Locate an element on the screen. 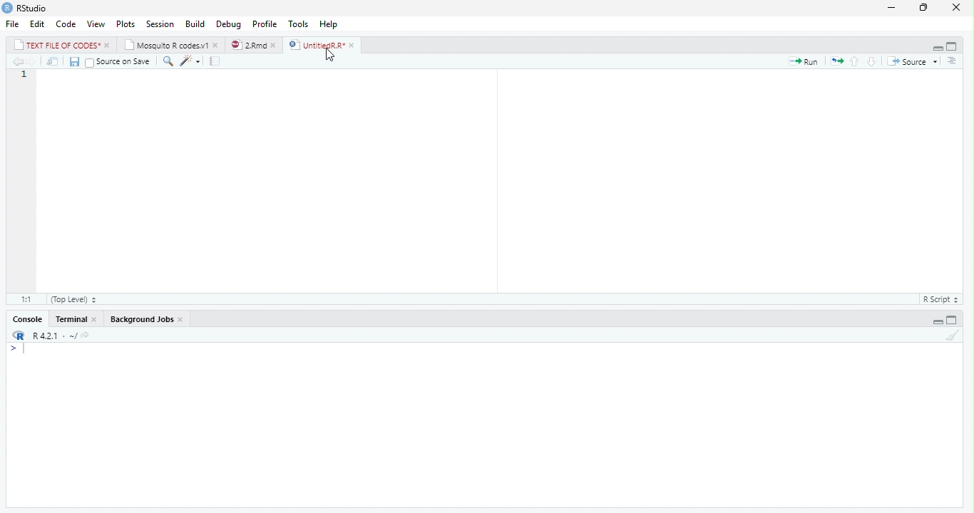  1:1 is located at coordinates (24, 299).